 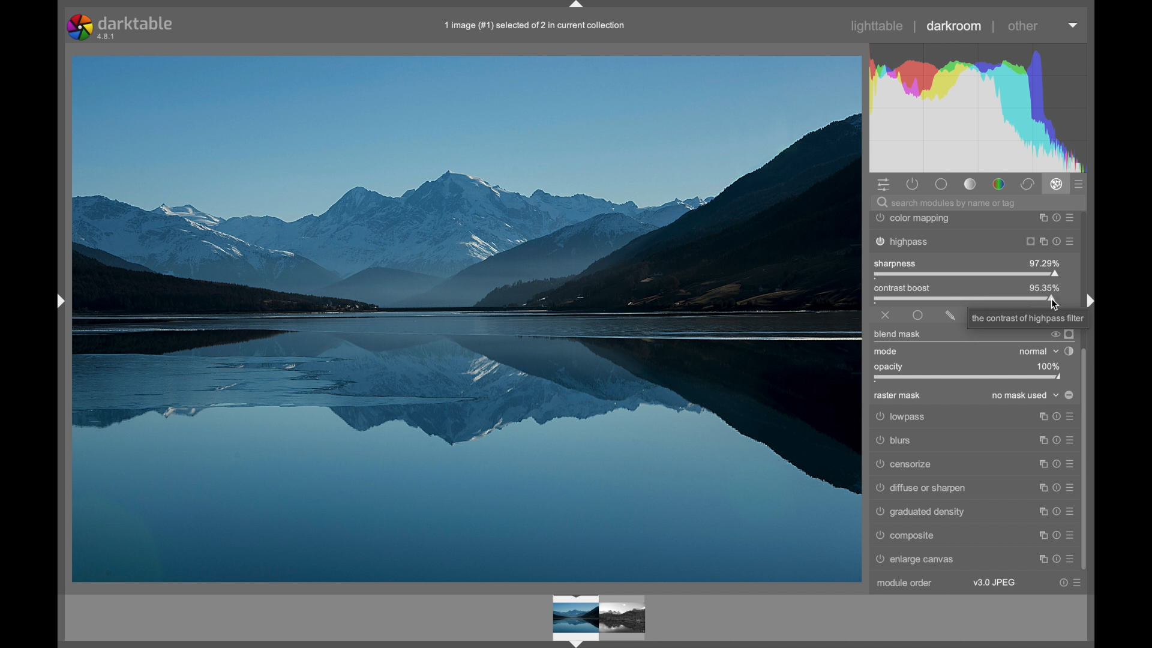 What do you see at coordinates (946, 203) in the screenshot?
I see `search modules by name or tag` at bounding box center [946, 203].